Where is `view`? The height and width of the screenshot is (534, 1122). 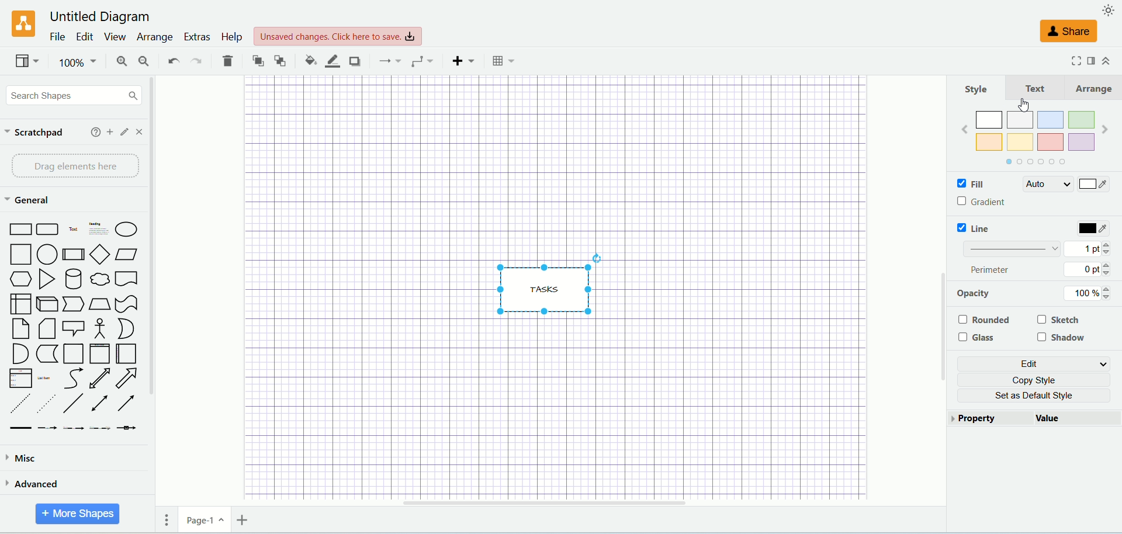
view is located at coordinates (26, 61).